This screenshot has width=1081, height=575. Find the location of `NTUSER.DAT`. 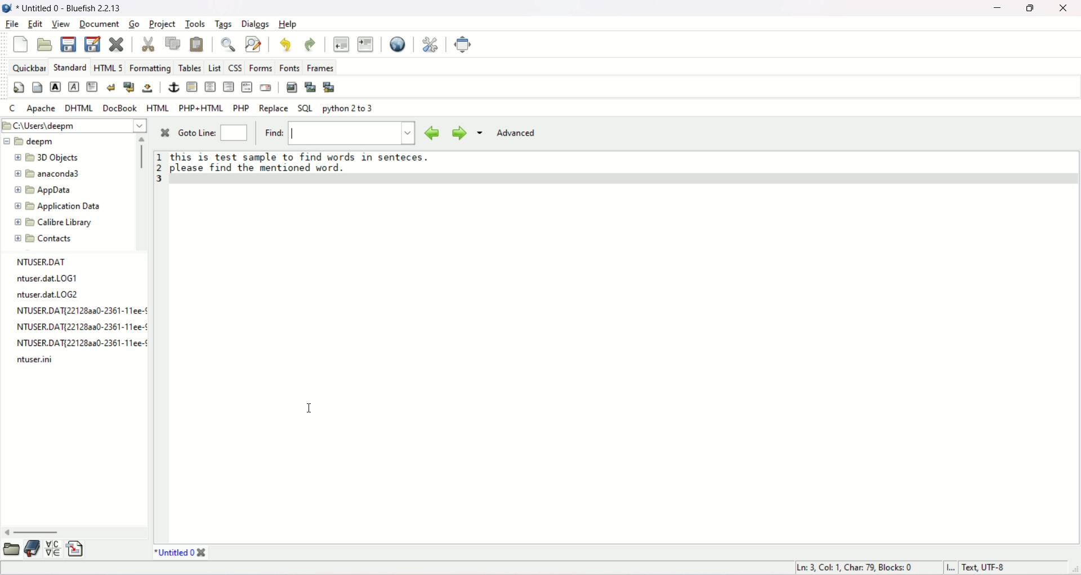

NTUSER.DAT is located at coordinates (43, 262).